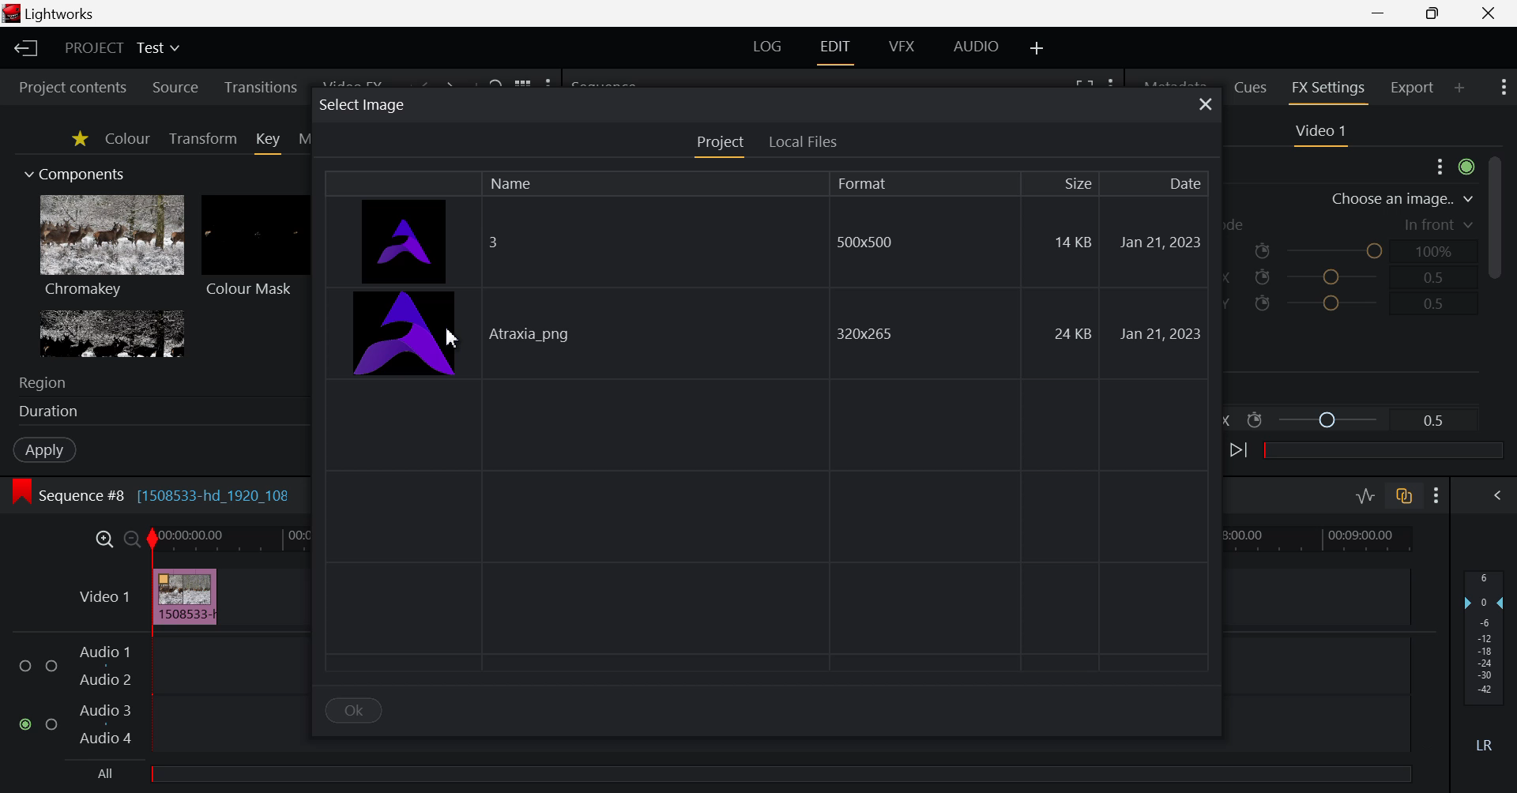 Image resolution: width=1517 pixels, height=793 pixels. What do you see at coordinates (1161, 242) in the screenshot?
I see `Jan 21,2023` at bounding box center [1161, 242].